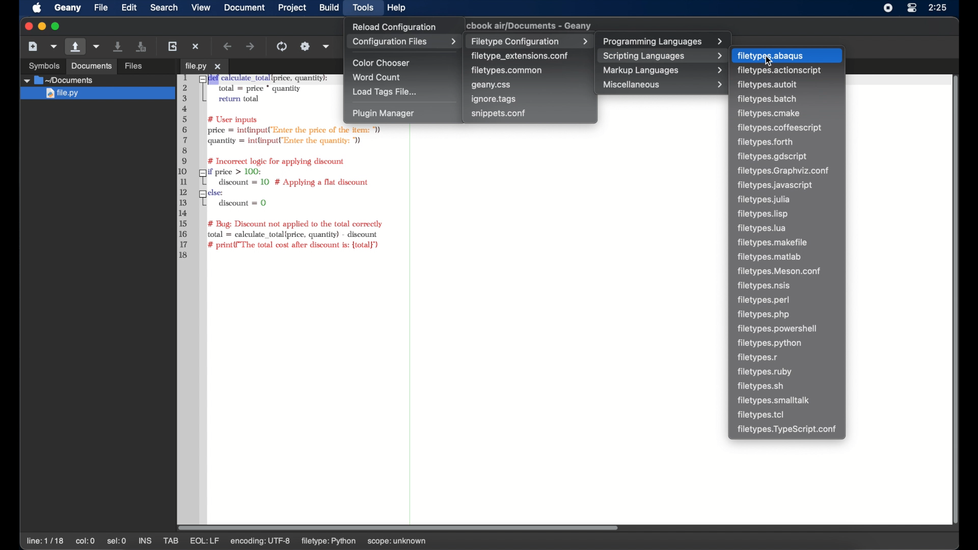 This screenshot has height=550, width=978. I want to click on load tags file.., so click(385, 92).